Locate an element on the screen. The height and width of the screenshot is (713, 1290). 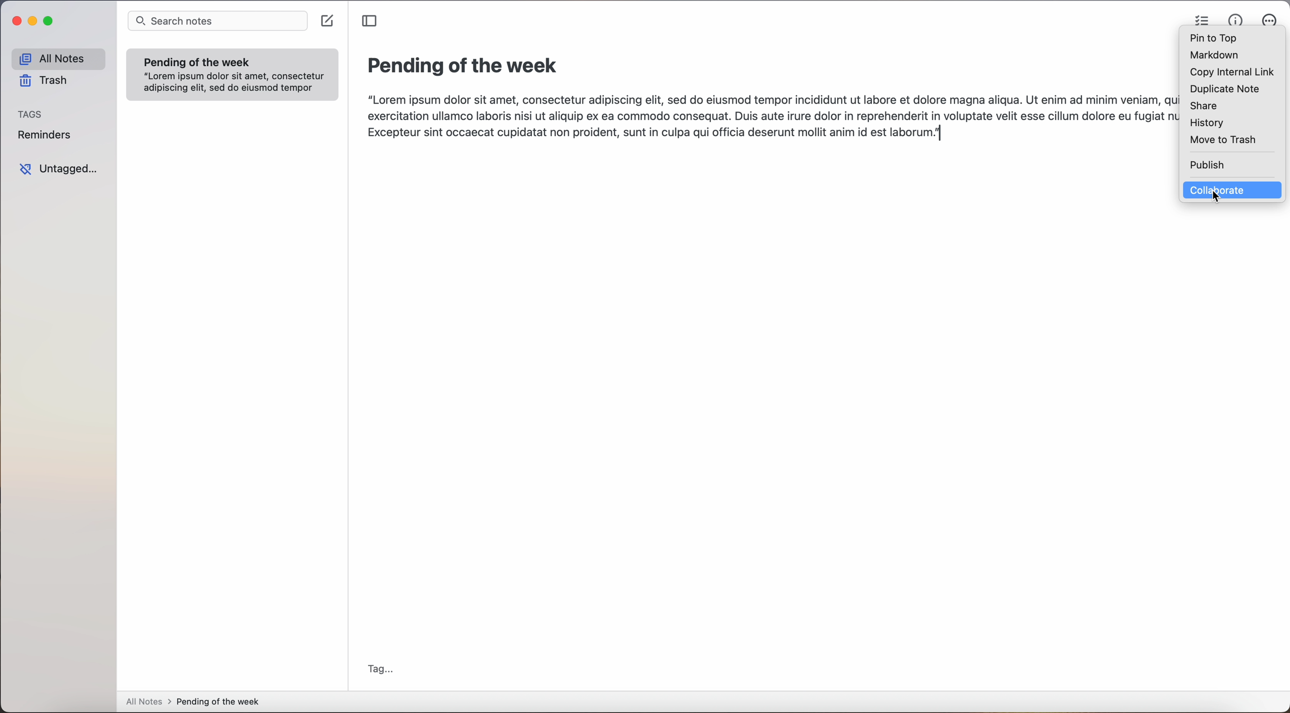
pin to top is located at coordinates (1214, 39).